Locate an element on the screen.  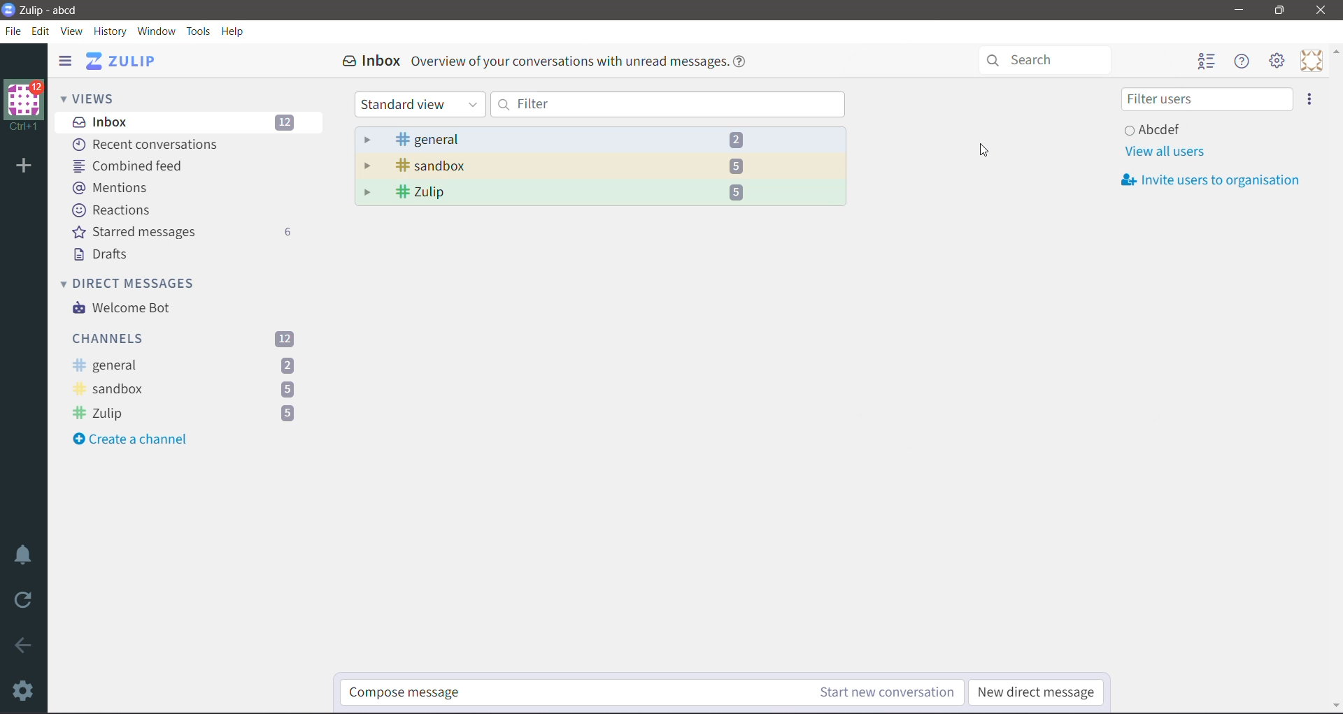
View all users is located at coordinates (1164, 151).